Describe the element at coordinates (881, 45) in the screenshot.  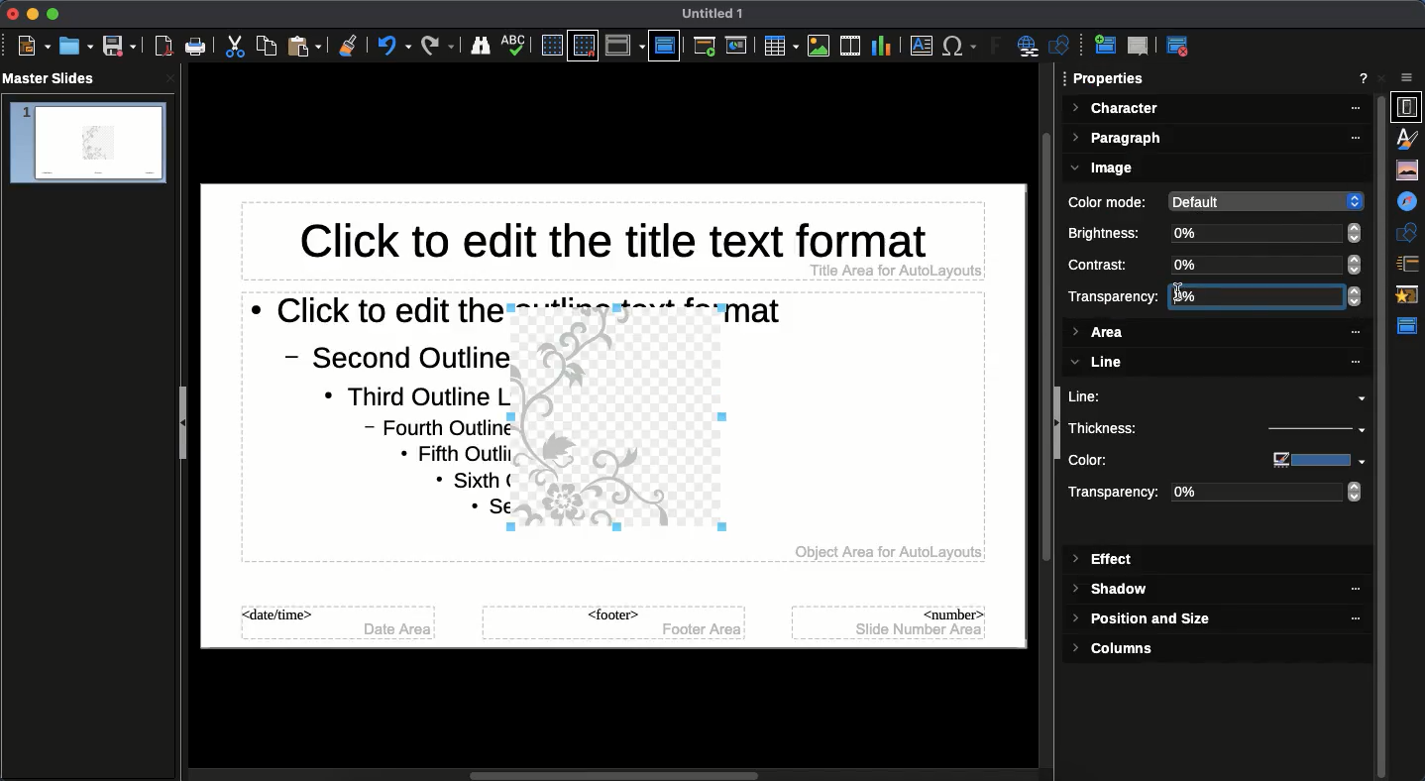
I see `Chart` at that location.